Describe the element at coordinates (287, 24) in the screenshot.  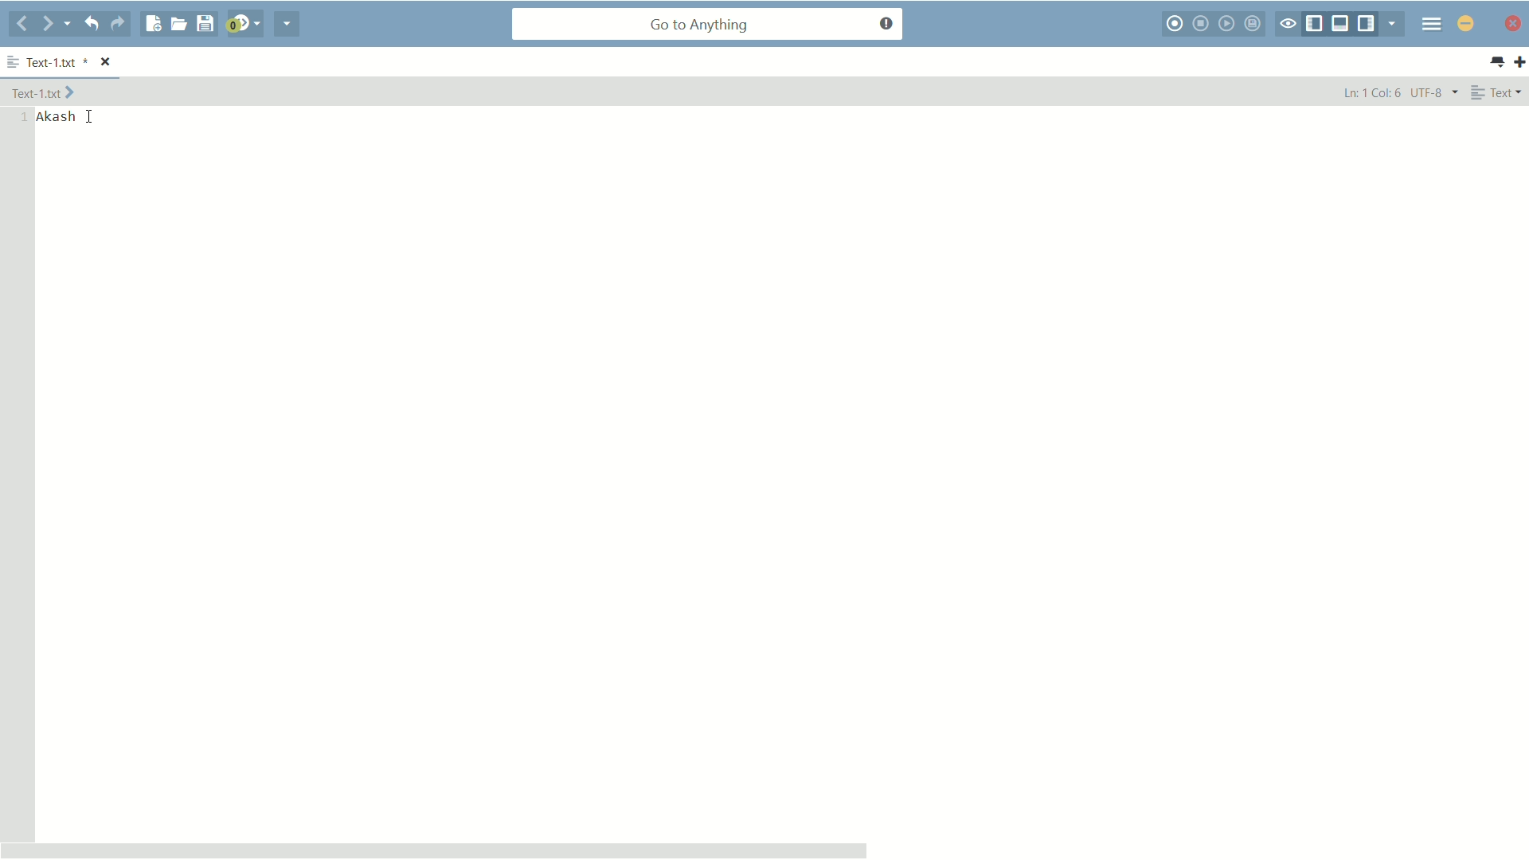
I see `share current file` at that location.